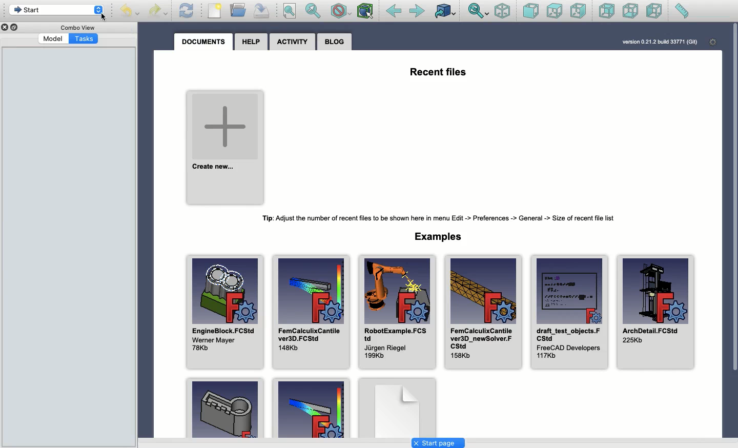  What do you see at coordinates (312, 407) in the screenshot?
I see `Example 2` at bounding box center [312, 407].